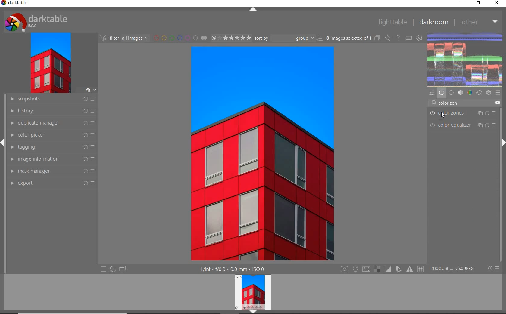  What do you see at coordinates (461, 92) in the screenshot?
I see `tone` at bounding box center [461, 92].